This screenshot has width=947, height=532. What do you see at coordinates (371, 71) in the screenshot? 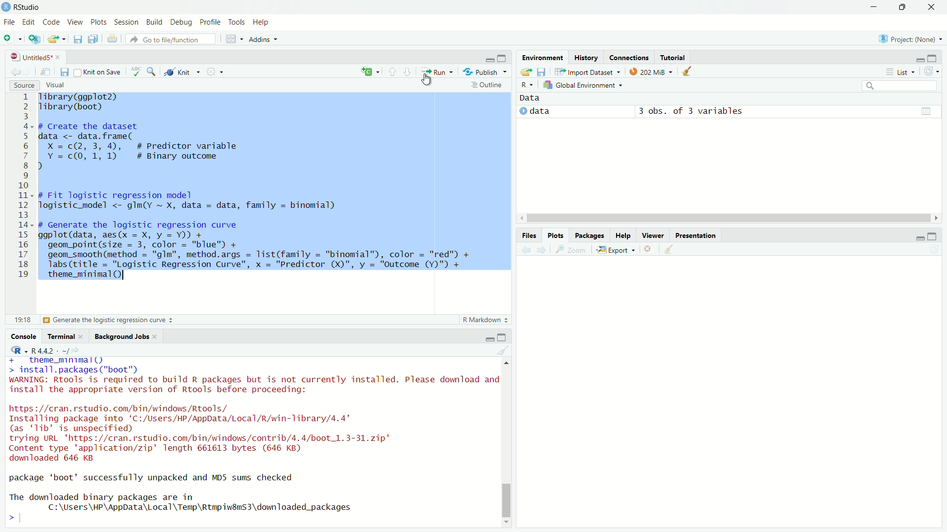
I see `Insert a new code/chunk` at bounding box center [371, 71].